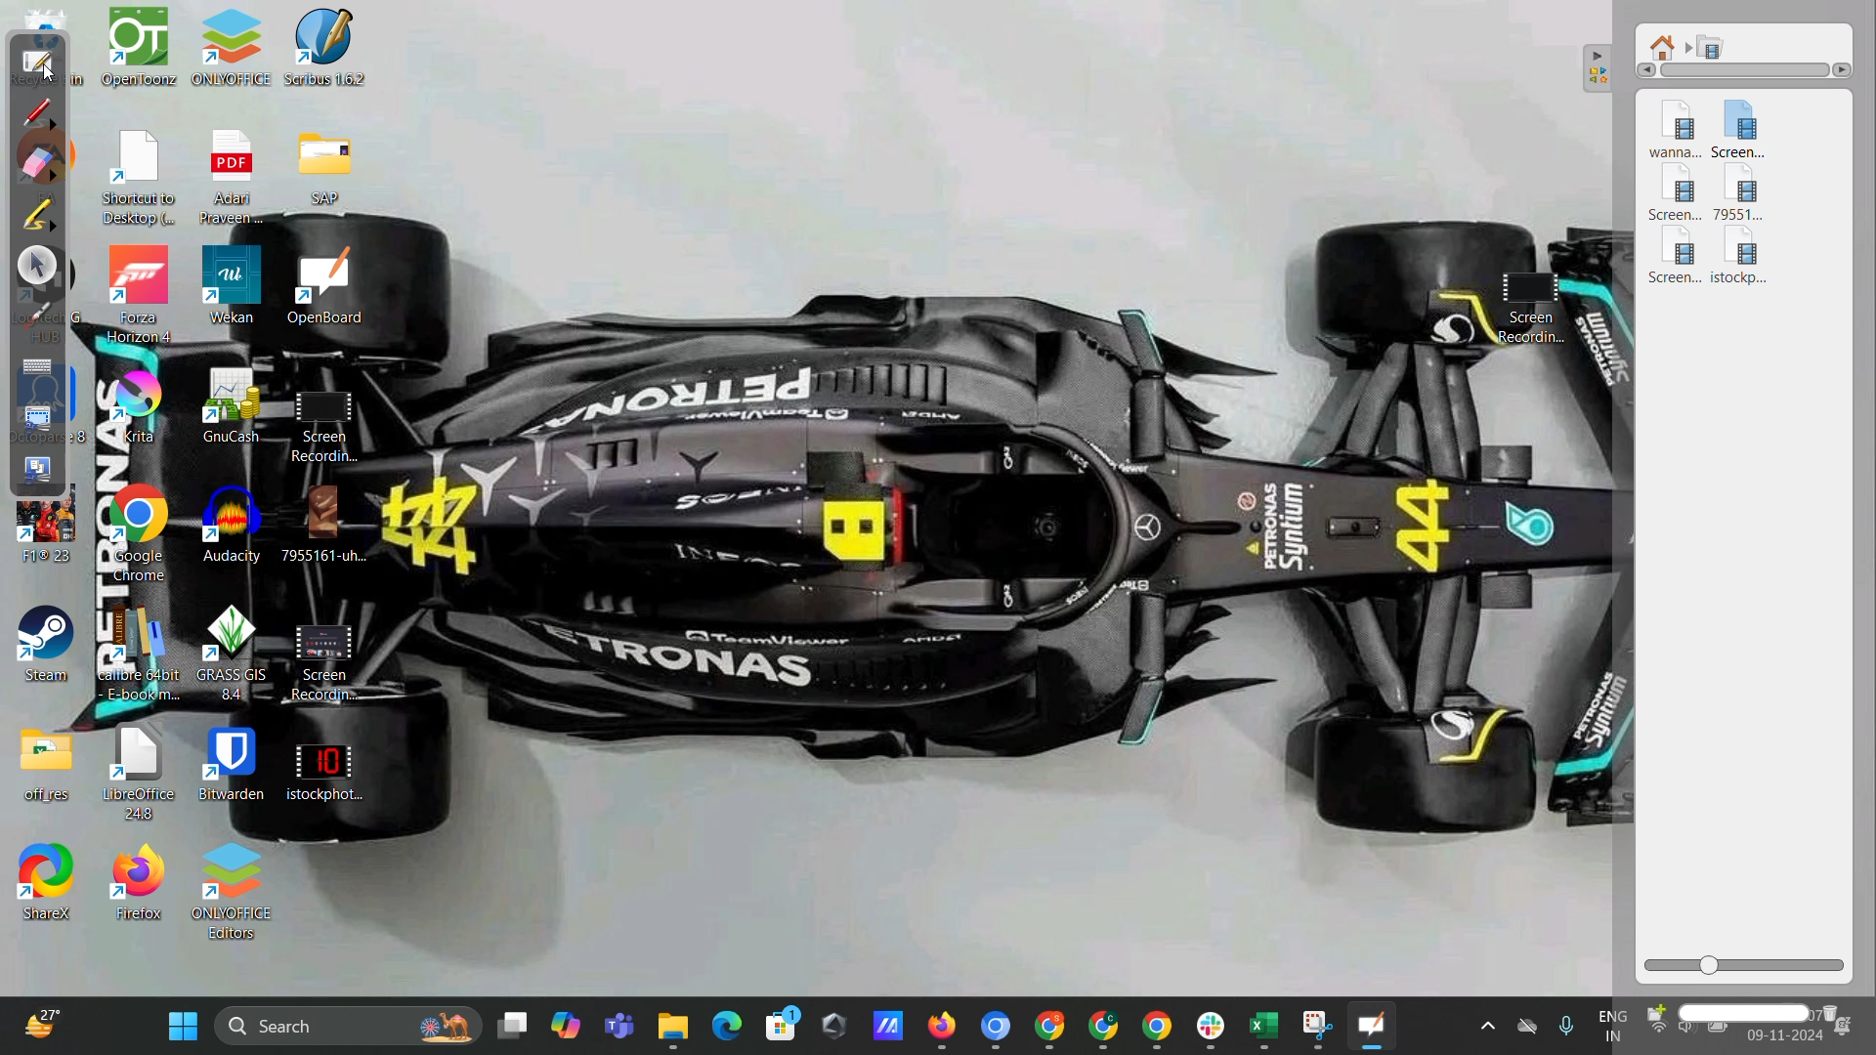 Image resolution: width=1876 pixels, height=1055 pixels. What do you see at coordinates (37, 1024) in the screenshot?
I see `weather shortcut` at bounding box center [37, 1024].